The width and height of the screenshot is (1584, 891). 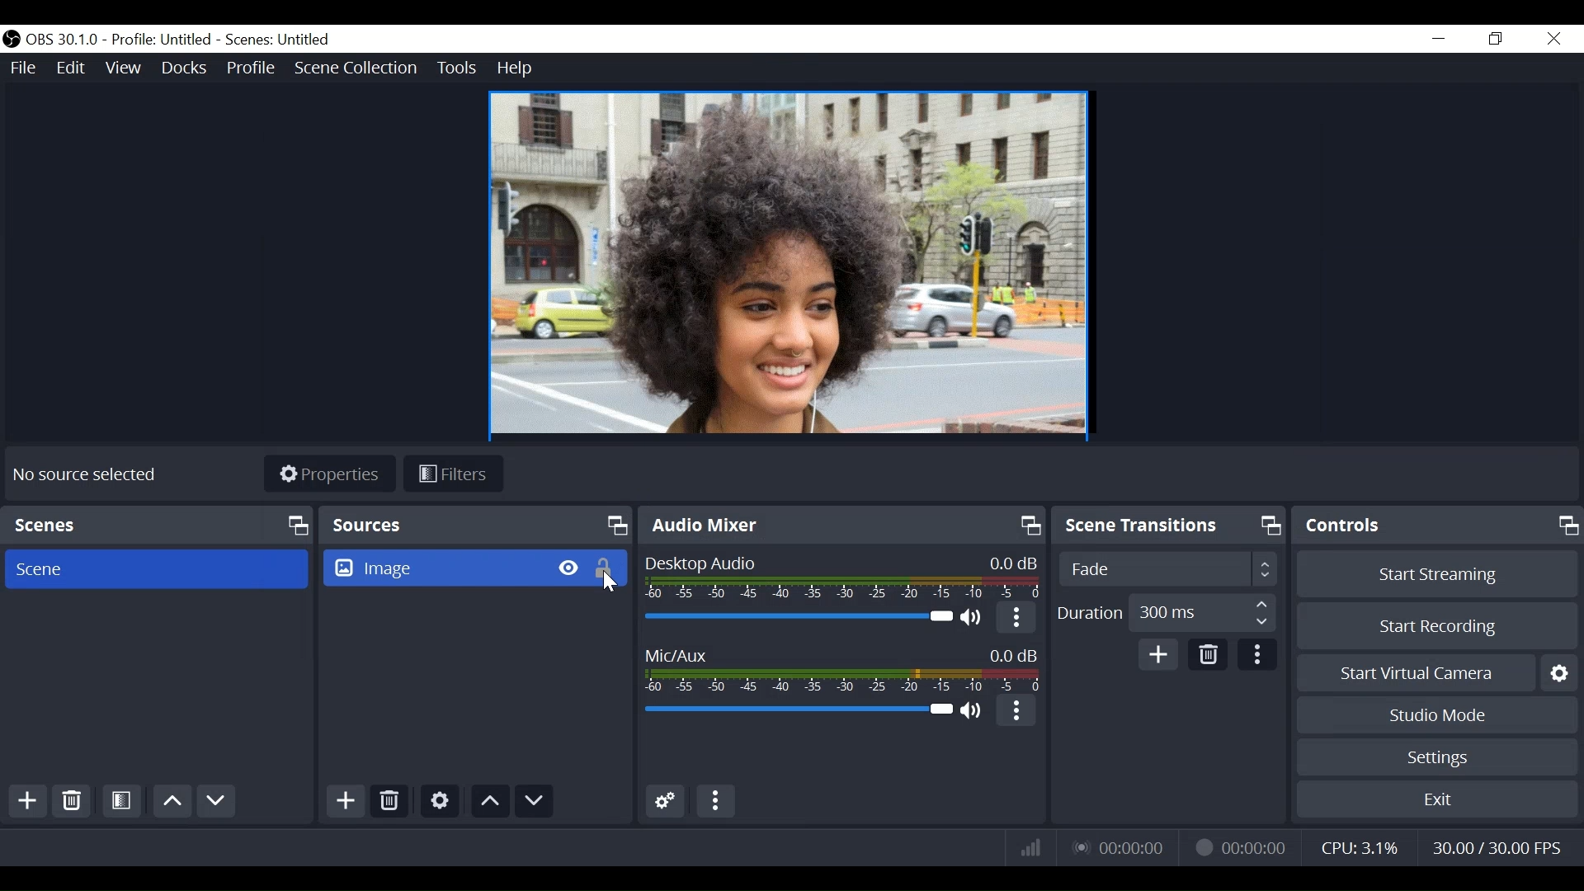 I want to click on more options, so click(x=1016, y=619).